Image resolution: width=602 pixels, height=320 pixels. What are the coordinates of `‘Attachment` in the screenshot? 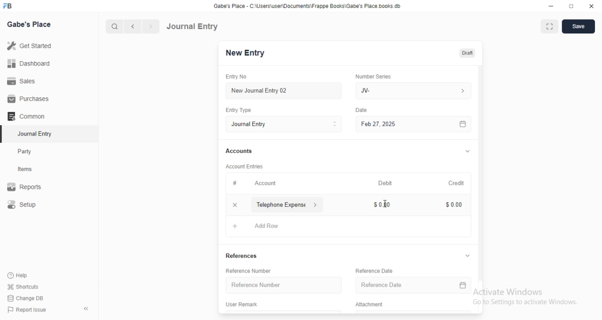 It's located at (368, 304).